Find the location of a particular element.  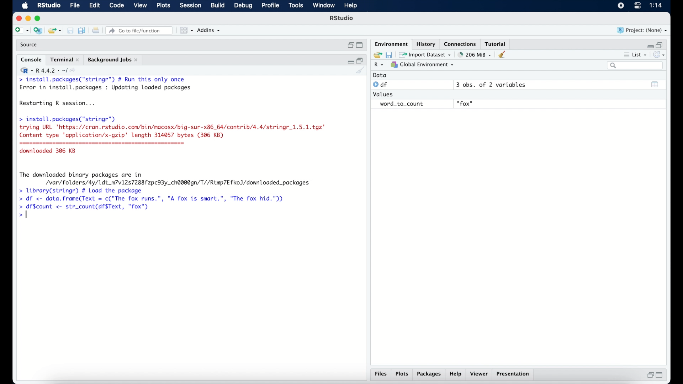

connections is located at coordinates (461, 43).